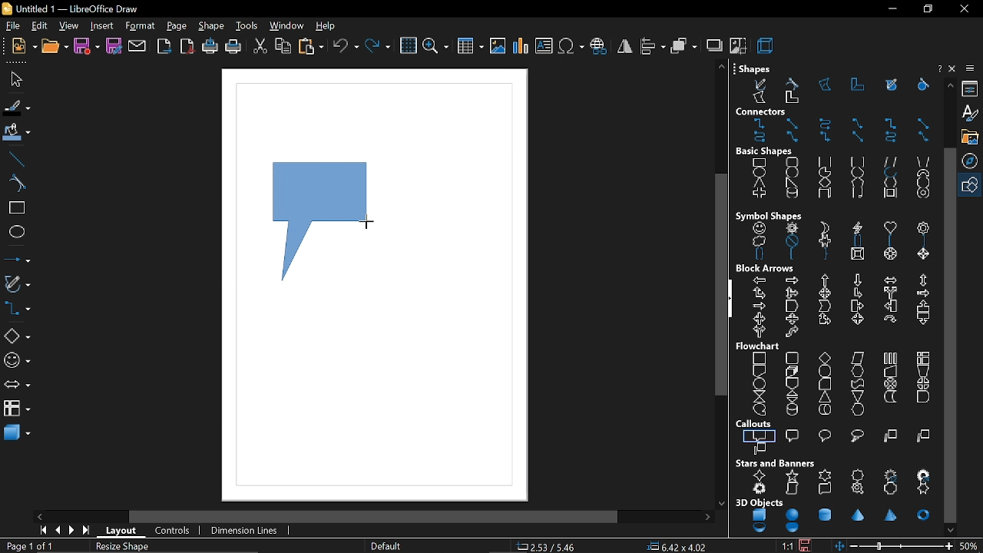  I want to click on save, so click(806, 545).